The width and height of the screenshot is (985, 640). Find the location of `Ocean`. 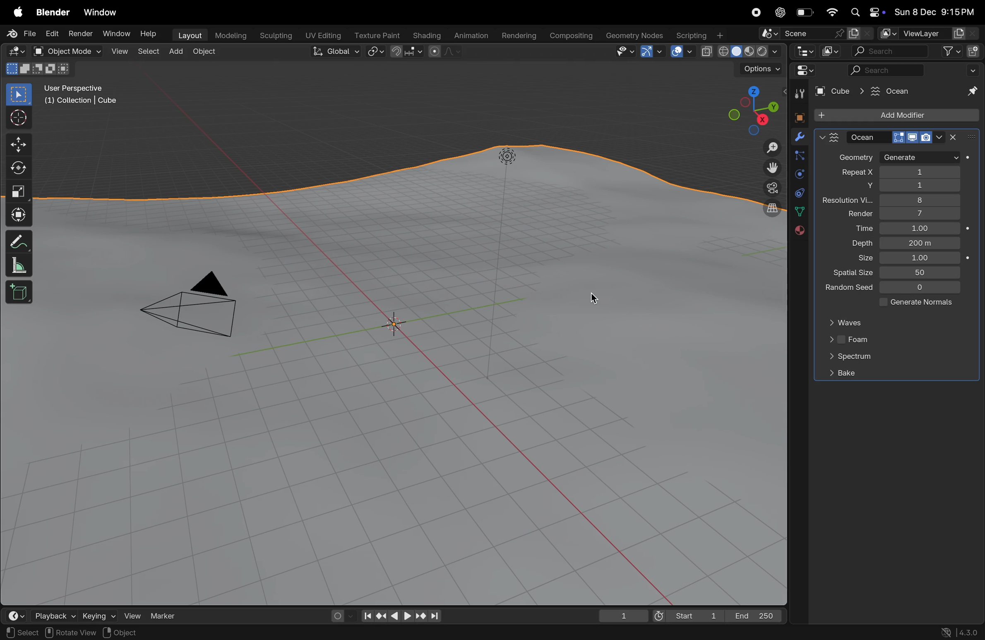

Ocean is located at coordinates (884, 91).